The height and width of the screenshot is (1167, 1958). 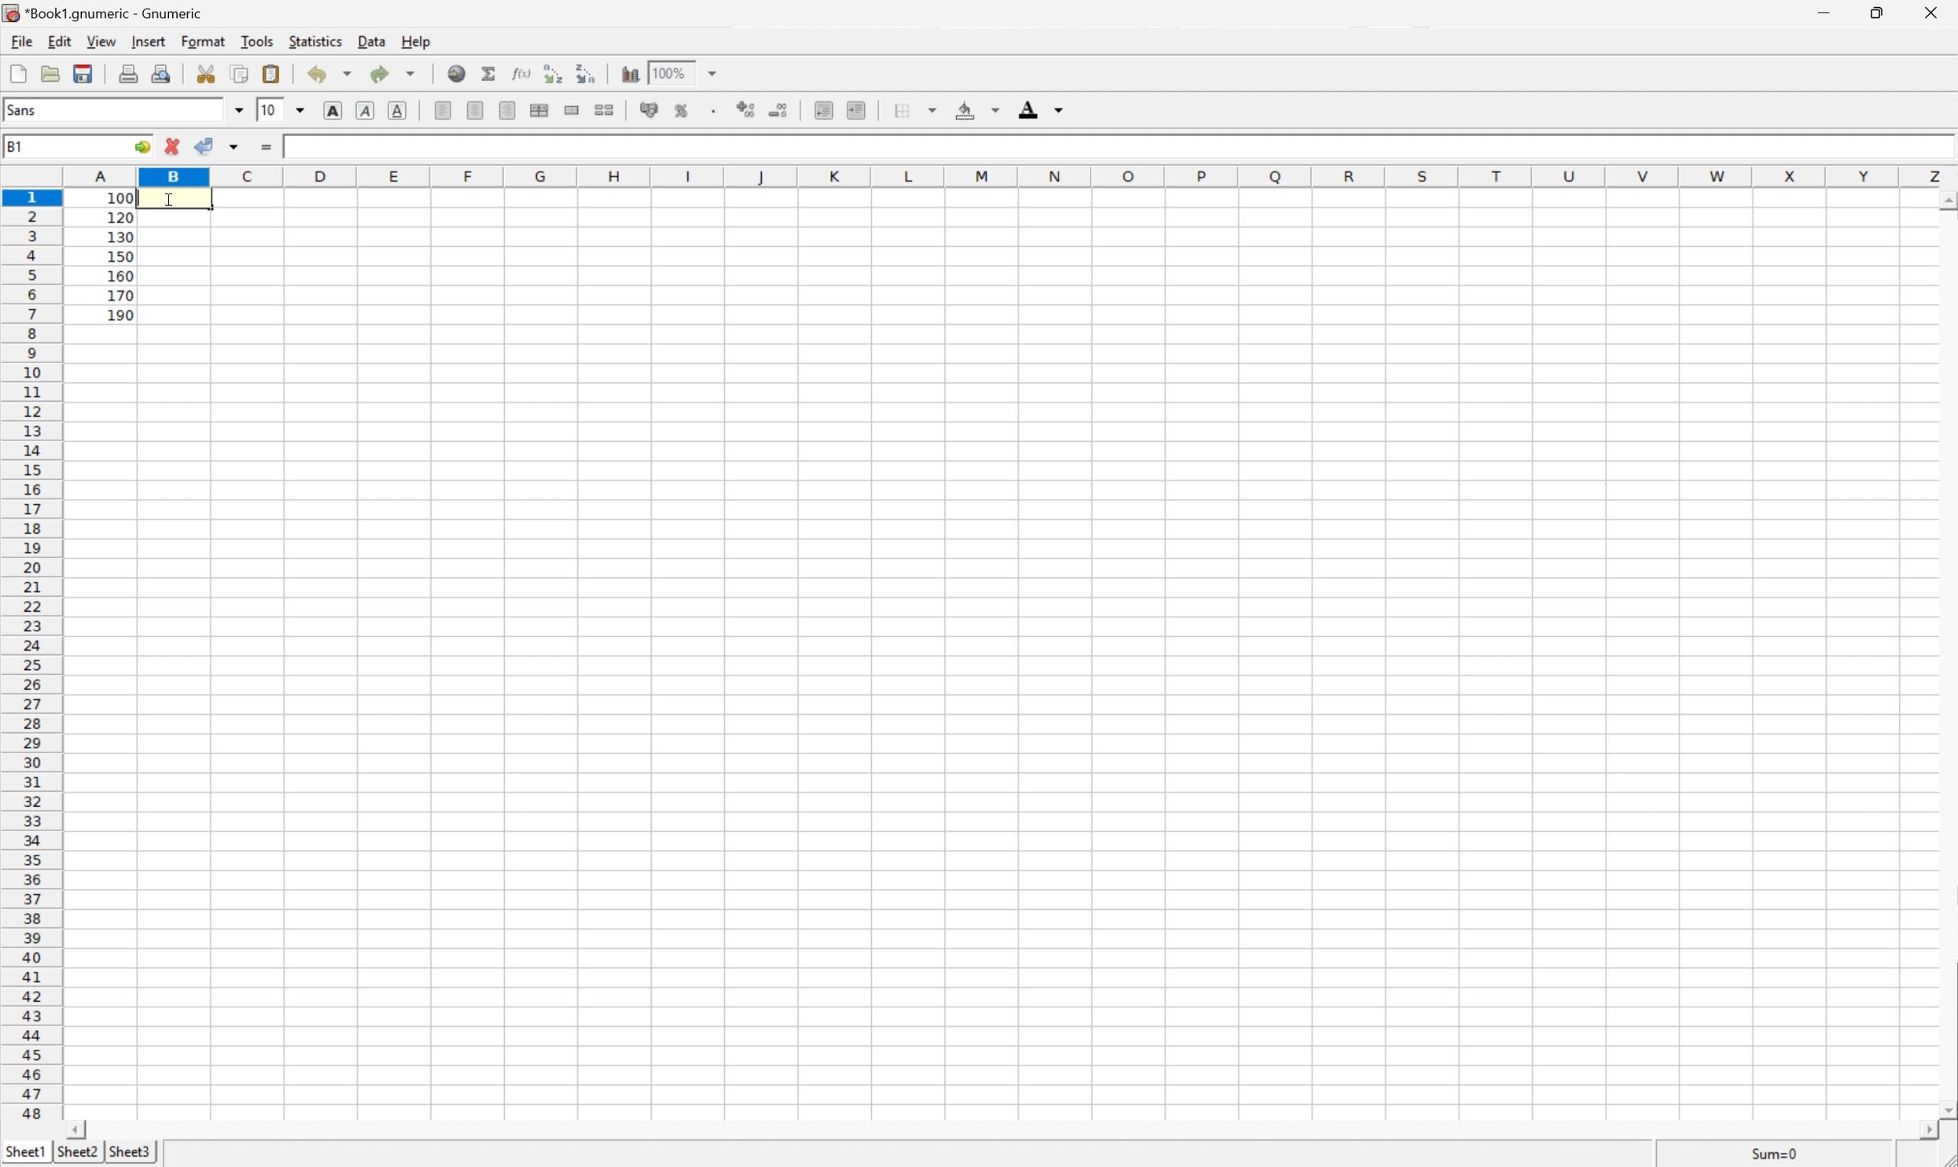 I want to click on Cut selection, so click(x=206, y=74).